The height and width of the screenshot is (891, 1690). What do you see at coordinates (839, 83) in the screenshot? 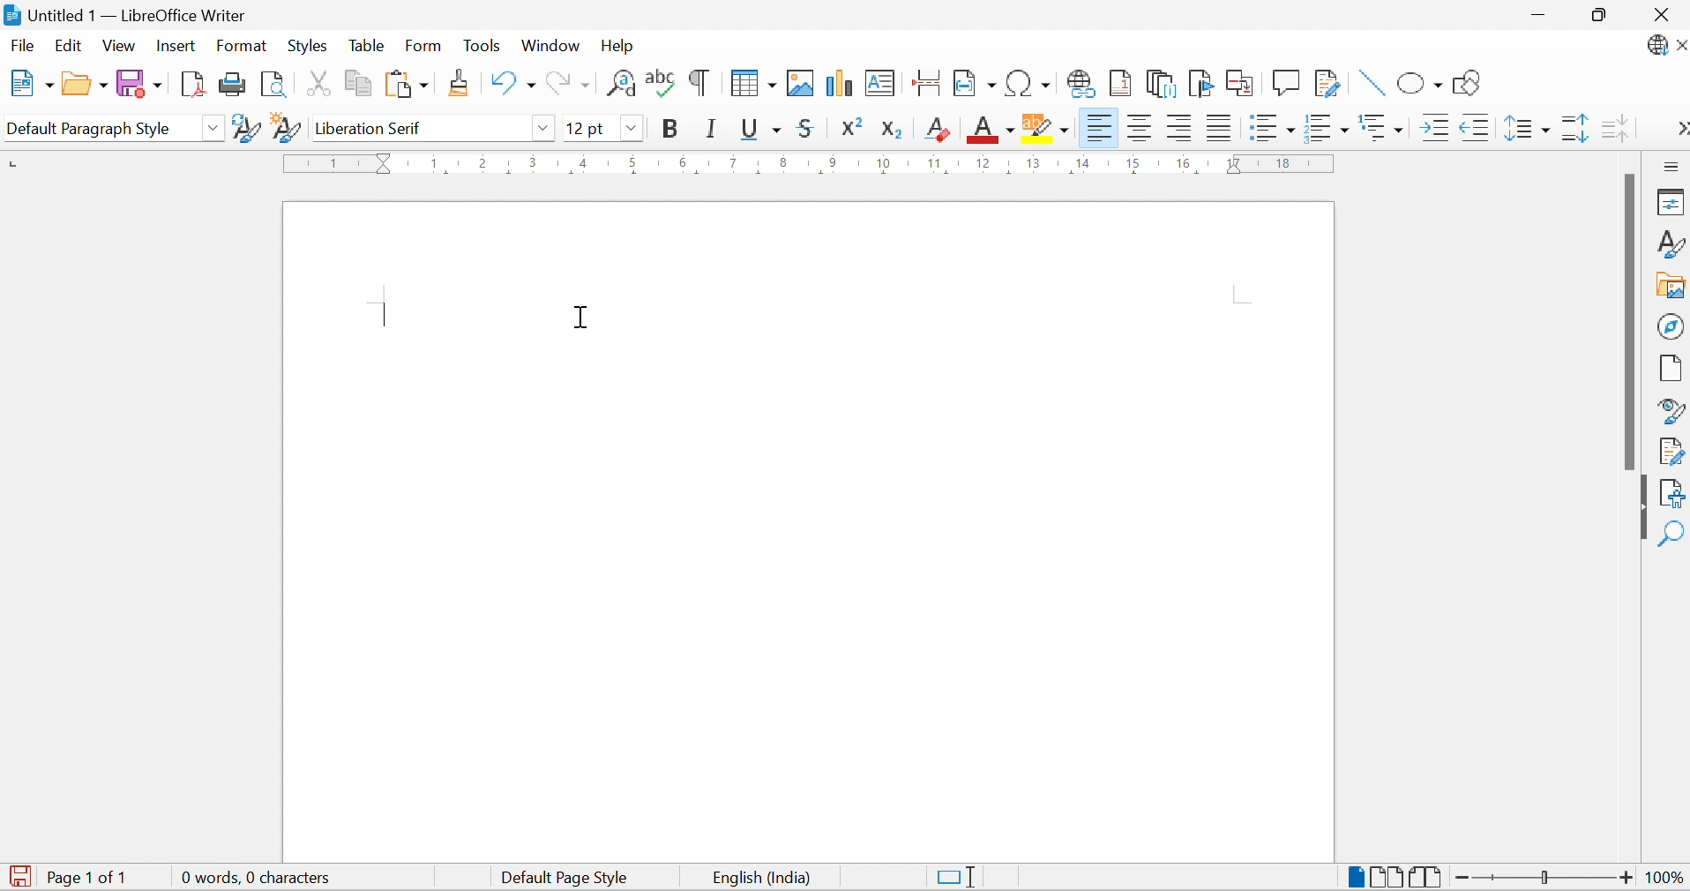
I see `Insert Chart` at bounding box center [839, 83].